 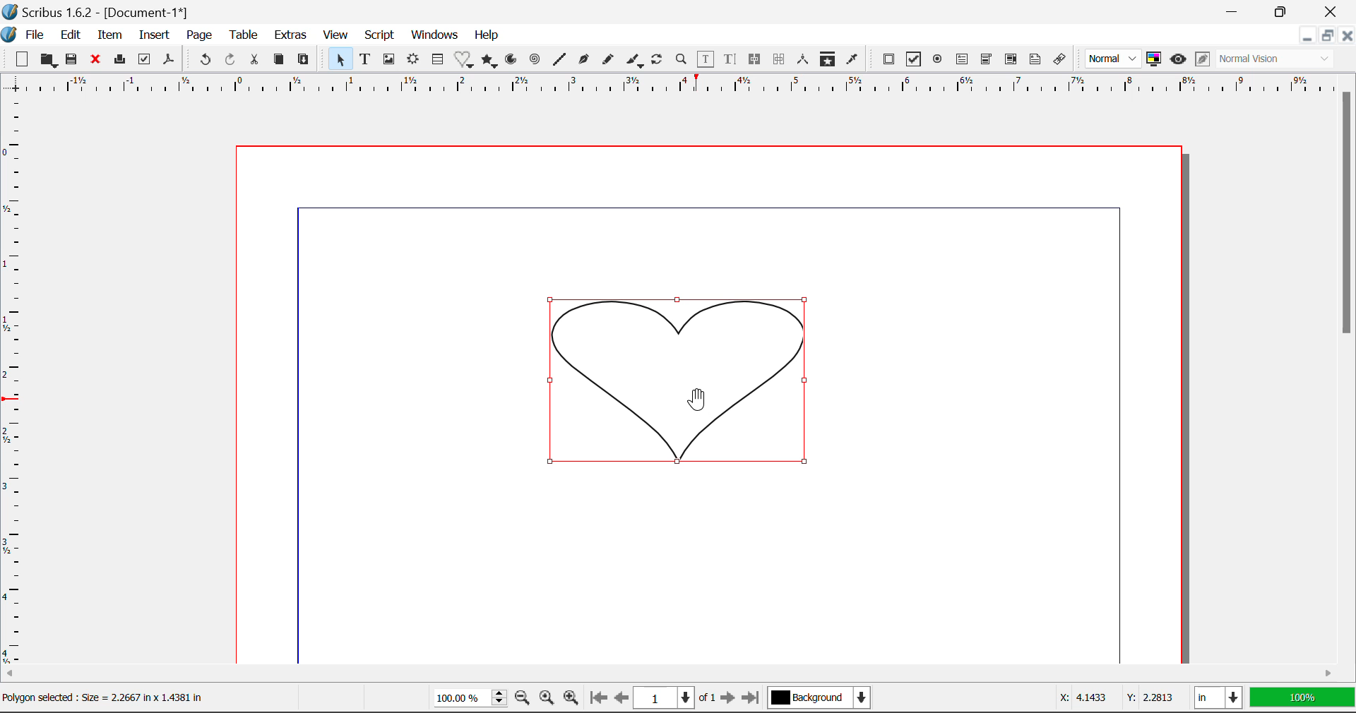 I want to click on Insert Special Shapes, so click(x=465, y=61).